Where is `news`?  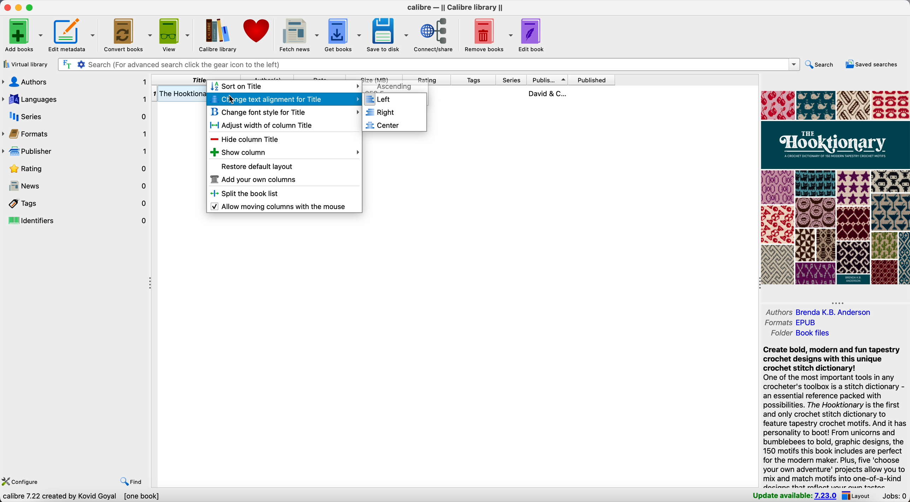
news is located at coordinates (75, 187).